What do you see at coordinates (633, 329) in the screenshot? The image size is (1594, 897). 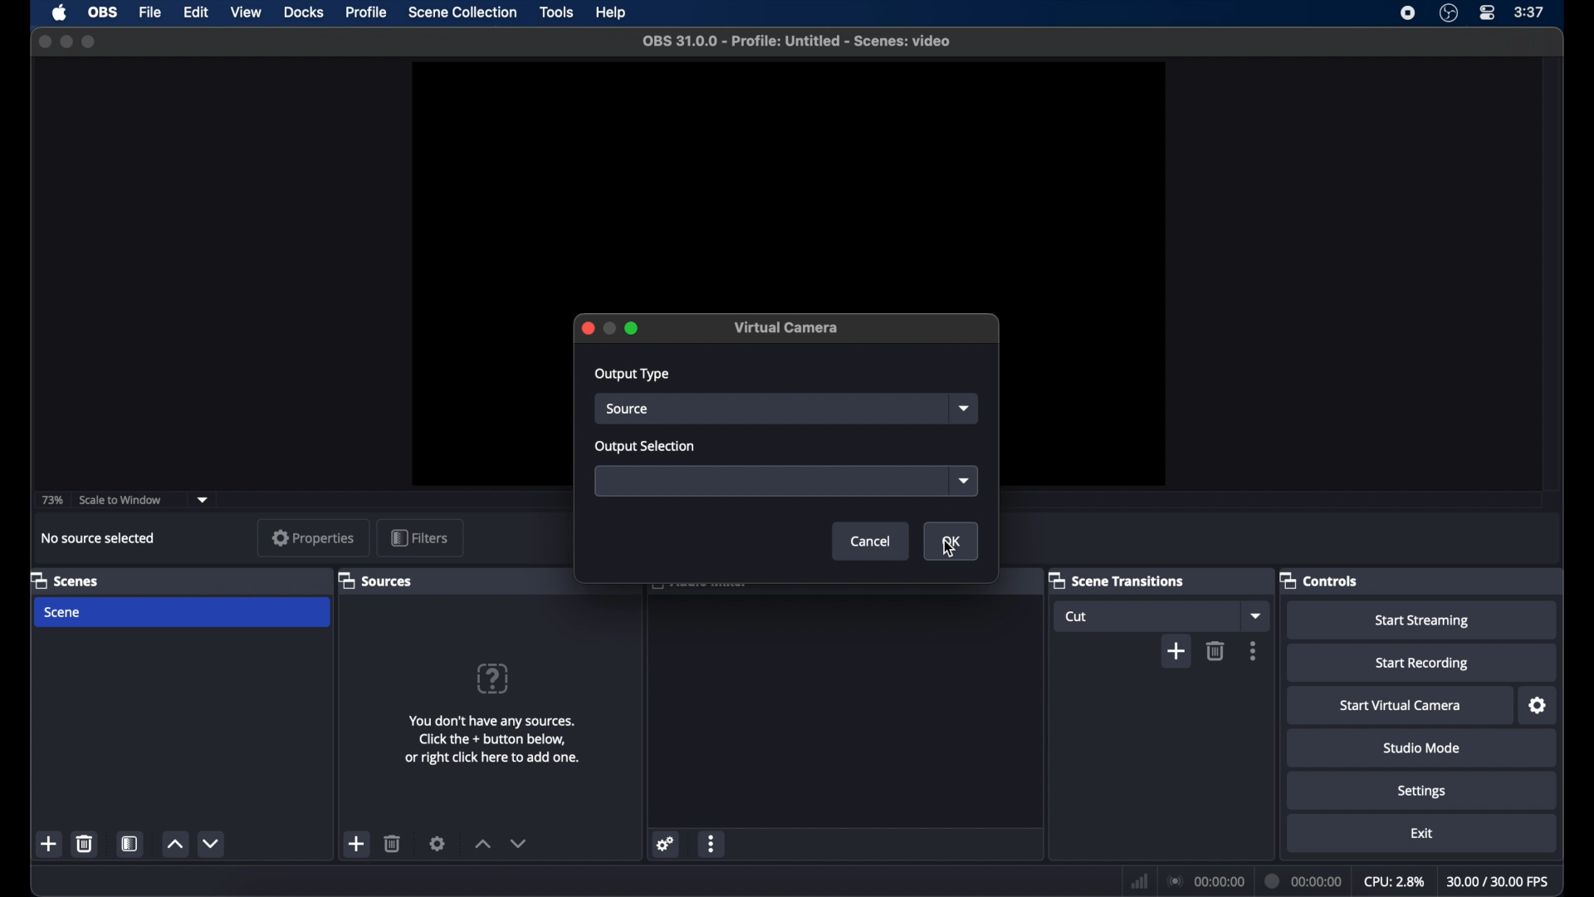 I see `Maximize` at bounding box center [633, 329].